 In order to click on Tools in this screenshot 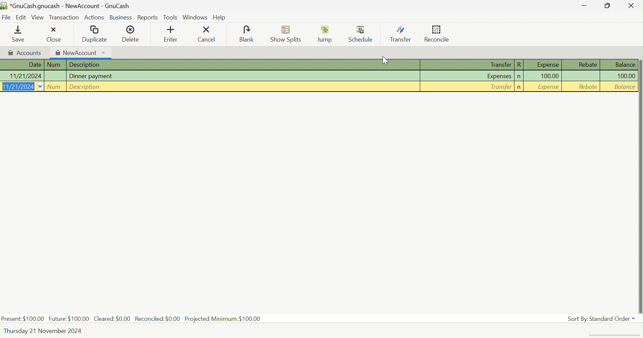, I will do `click(170, 17)`.